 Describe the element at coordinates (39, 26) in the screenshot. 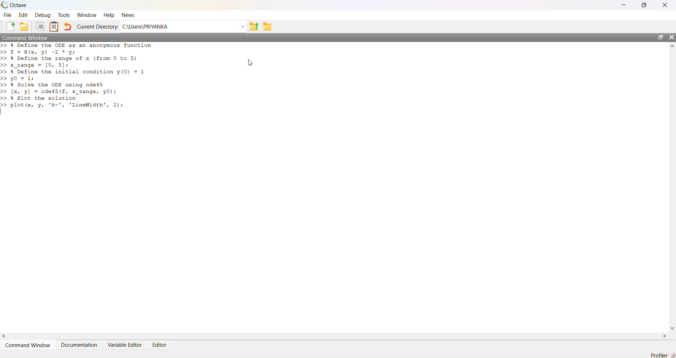

I see `Copy` at that location.